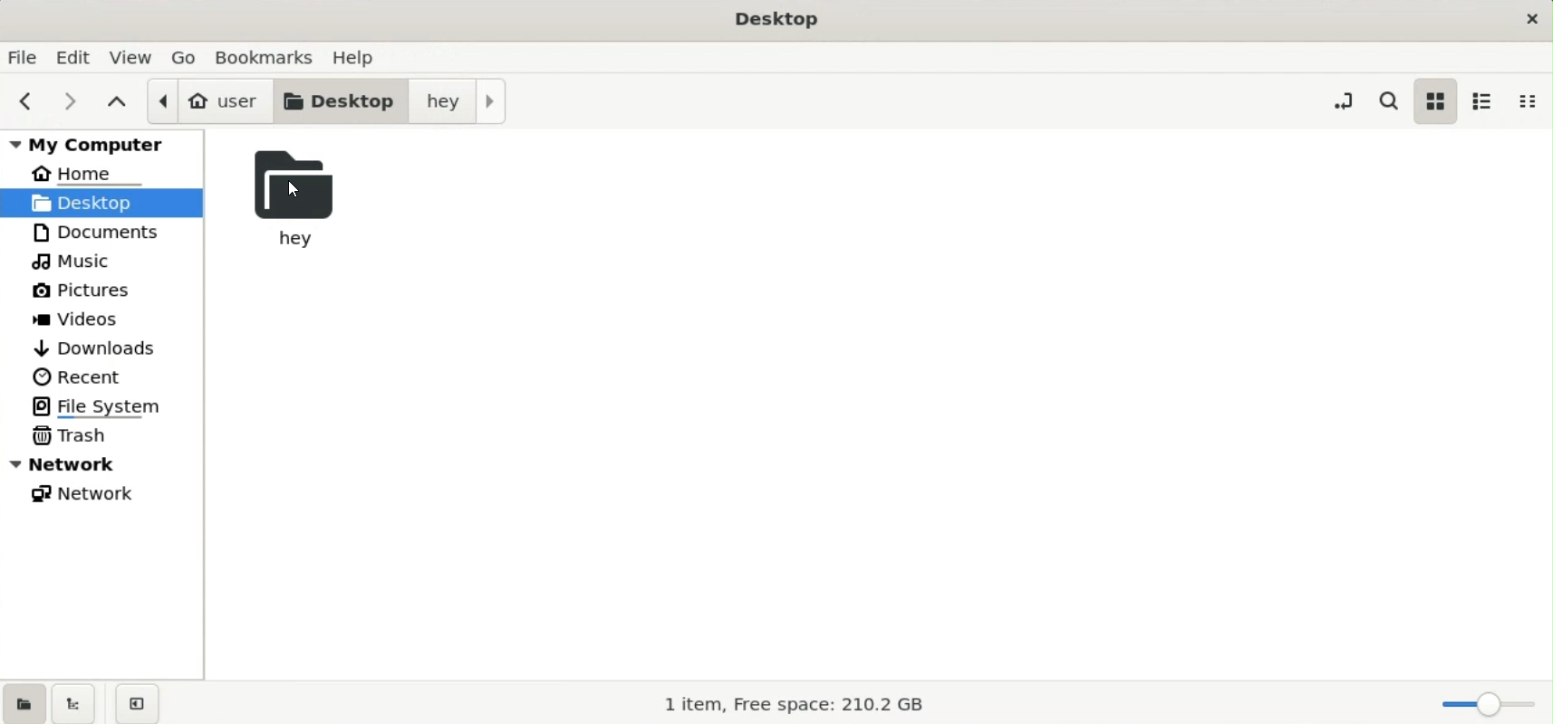 This screenshot has width=1553, height=724. Describe the element at coordinates (208, 100) in the screenshot. I see `user` at that location.